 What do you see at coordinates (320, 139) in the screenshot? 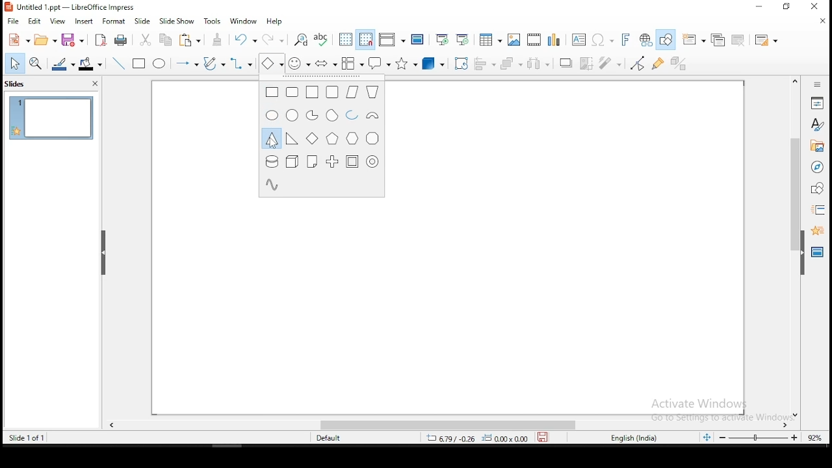
I see `Shapes` at bounding box center [320, 139].